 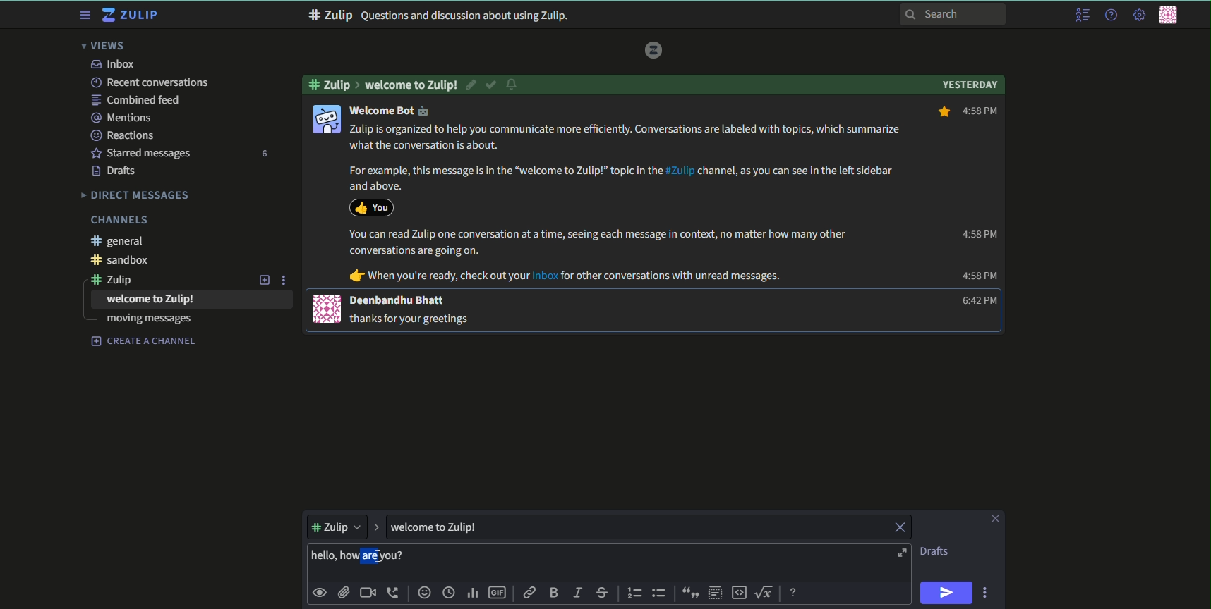 What do you see at coordinates (132, 16) in the screenshot?
I see `title and logo` at bounding box center [132, 16].